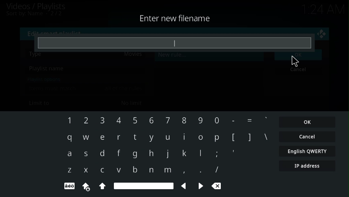 Image resolution: width=349 pixels, height=197 pixels. What do you see at coordinates (134, 154) in the screenshot?
I see `g` at bounding box center [134, 154].